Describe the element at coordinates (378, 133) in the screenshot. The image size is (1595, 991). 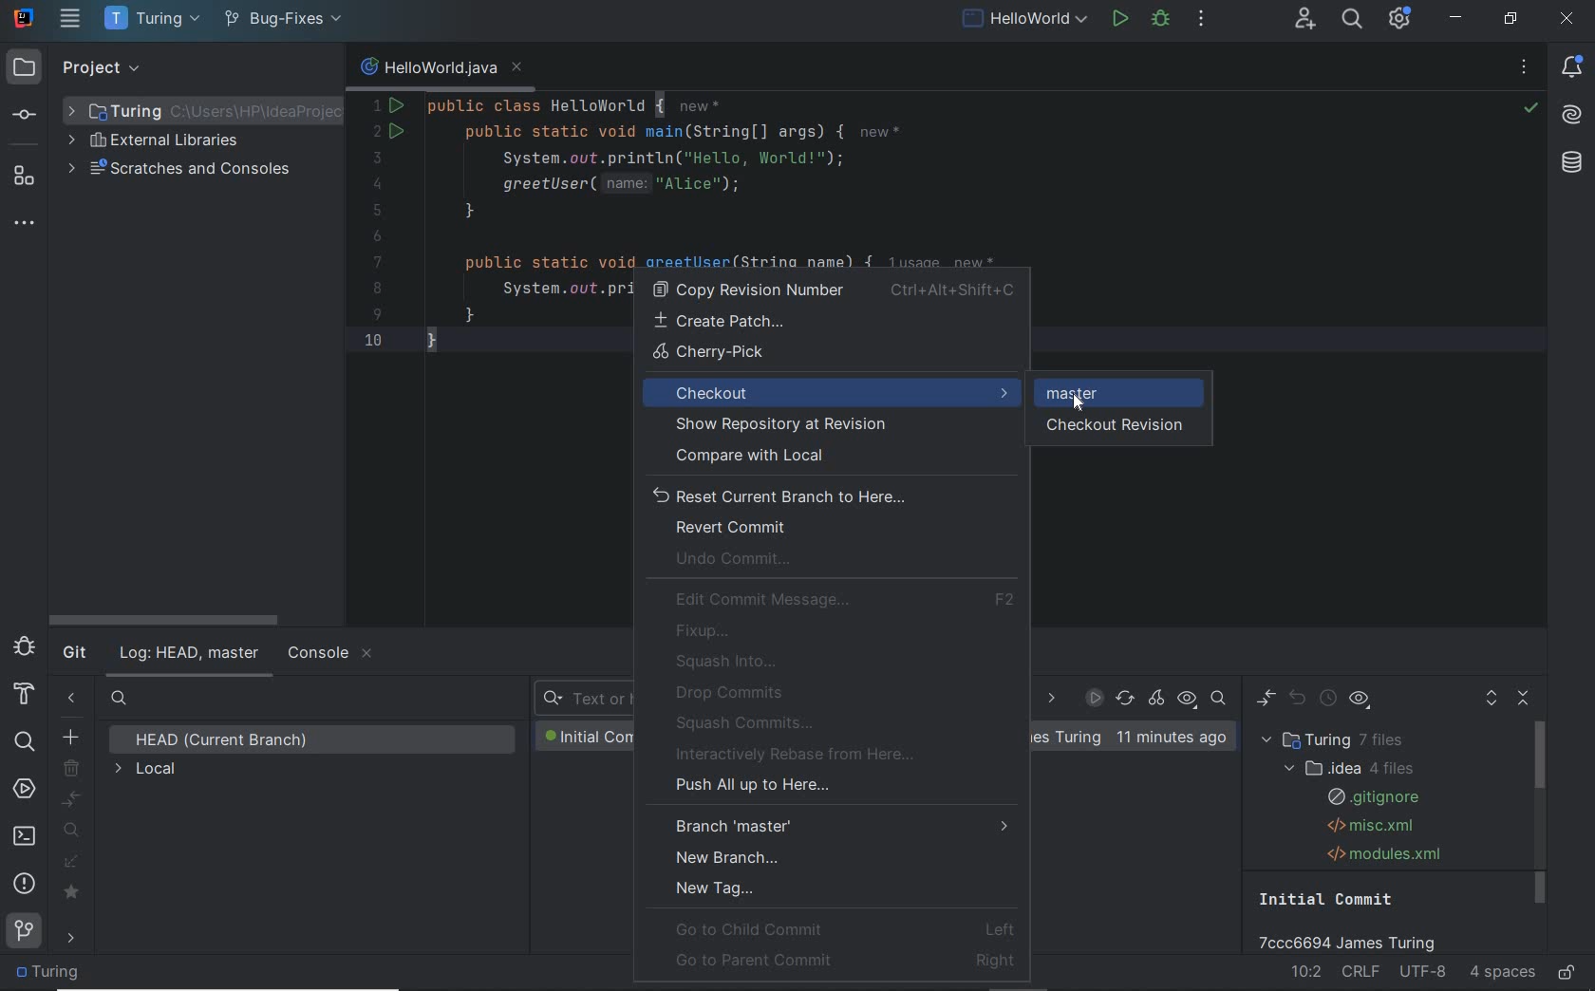
I see `2` at that location.